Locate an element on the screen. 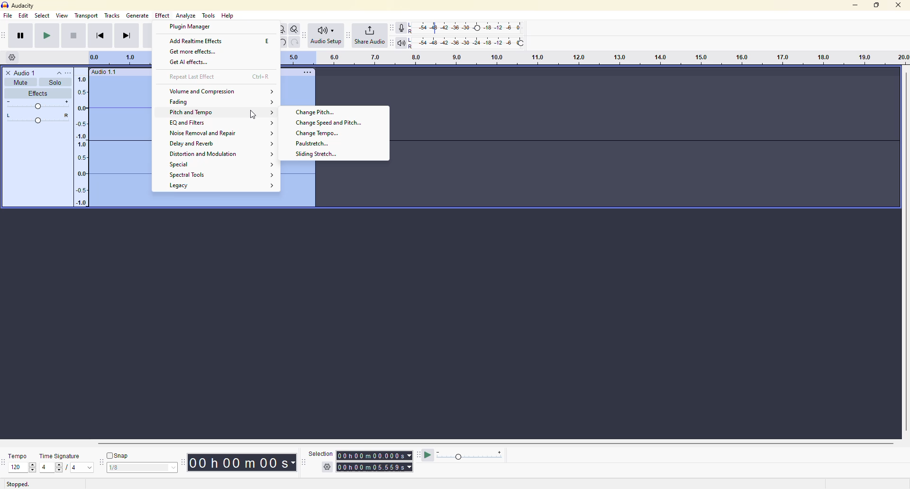 This screenshot has height=489, width=910. time signature is located at coordinates (61, 456).